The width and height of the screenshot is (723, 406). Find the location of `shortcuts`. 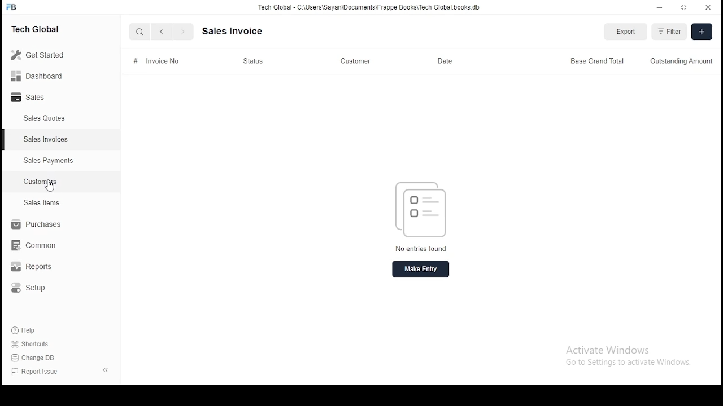

shortcuts is located at coordinates (29, 345).